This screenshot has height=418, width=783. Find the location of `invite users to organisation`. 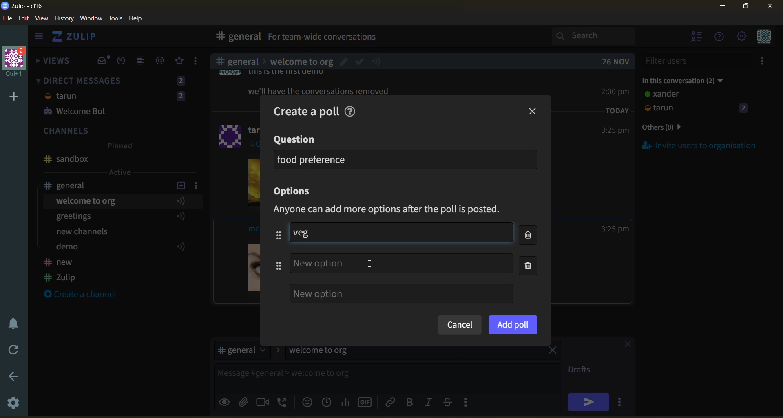

invite users to organisation is located at coordinates (700, 145).